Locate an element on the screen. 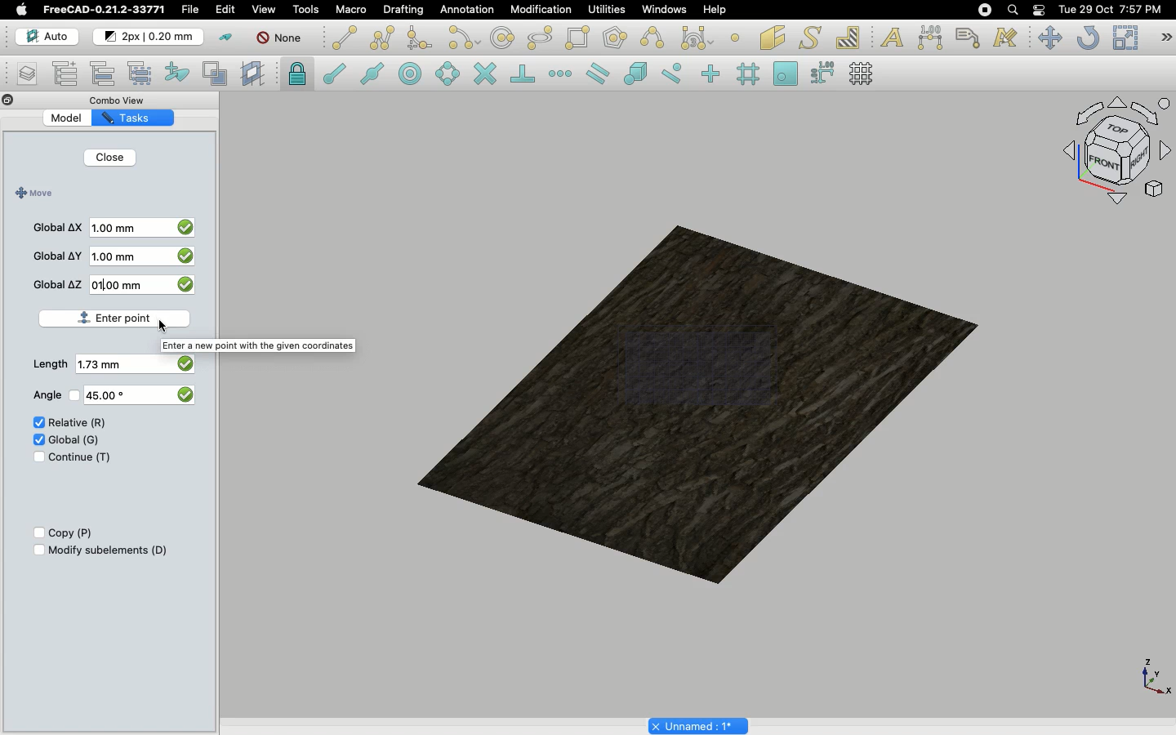 The height and width of the screenshot is (735, 1176). Global X is located at coordinates (58, 225).